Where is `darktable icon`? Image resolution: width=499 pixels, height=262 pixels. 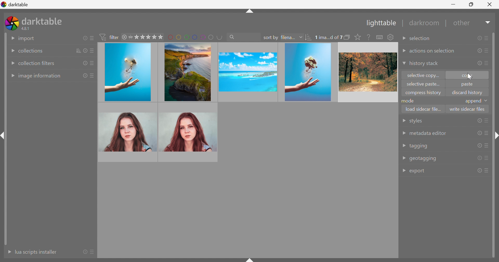 darktable icon is located at coordinates (12, 23).